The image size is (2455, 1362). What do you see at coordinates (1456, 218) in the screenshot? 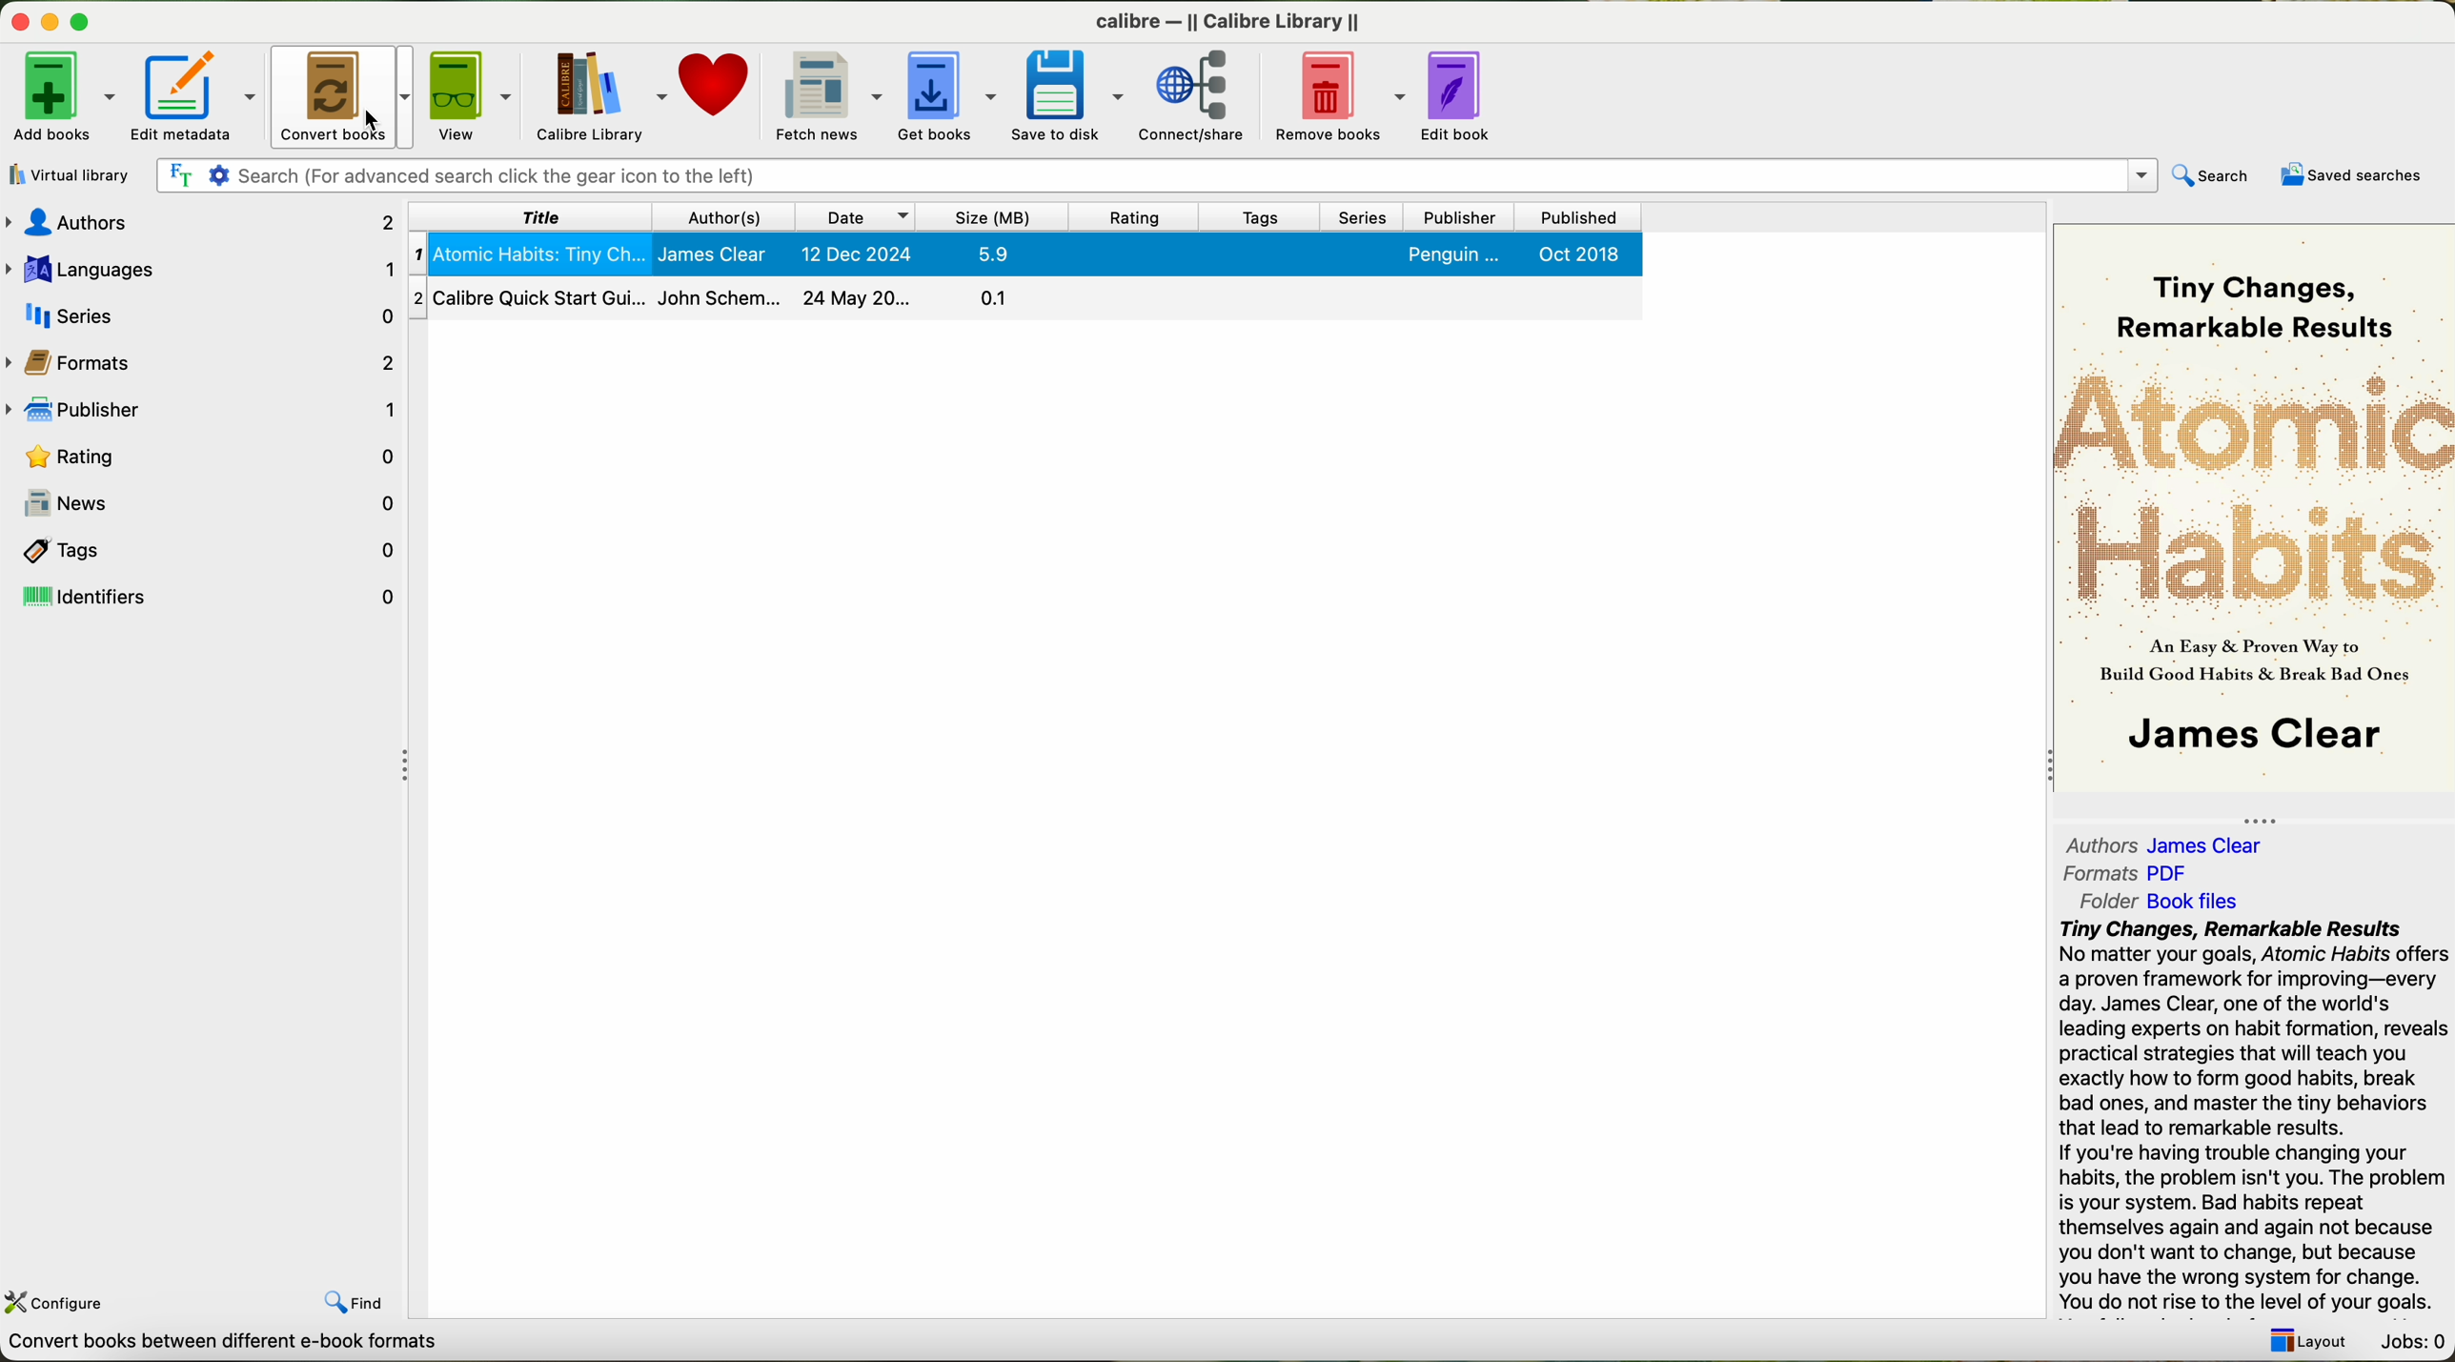
I see `publisher` at bounding box center [1456, 218].